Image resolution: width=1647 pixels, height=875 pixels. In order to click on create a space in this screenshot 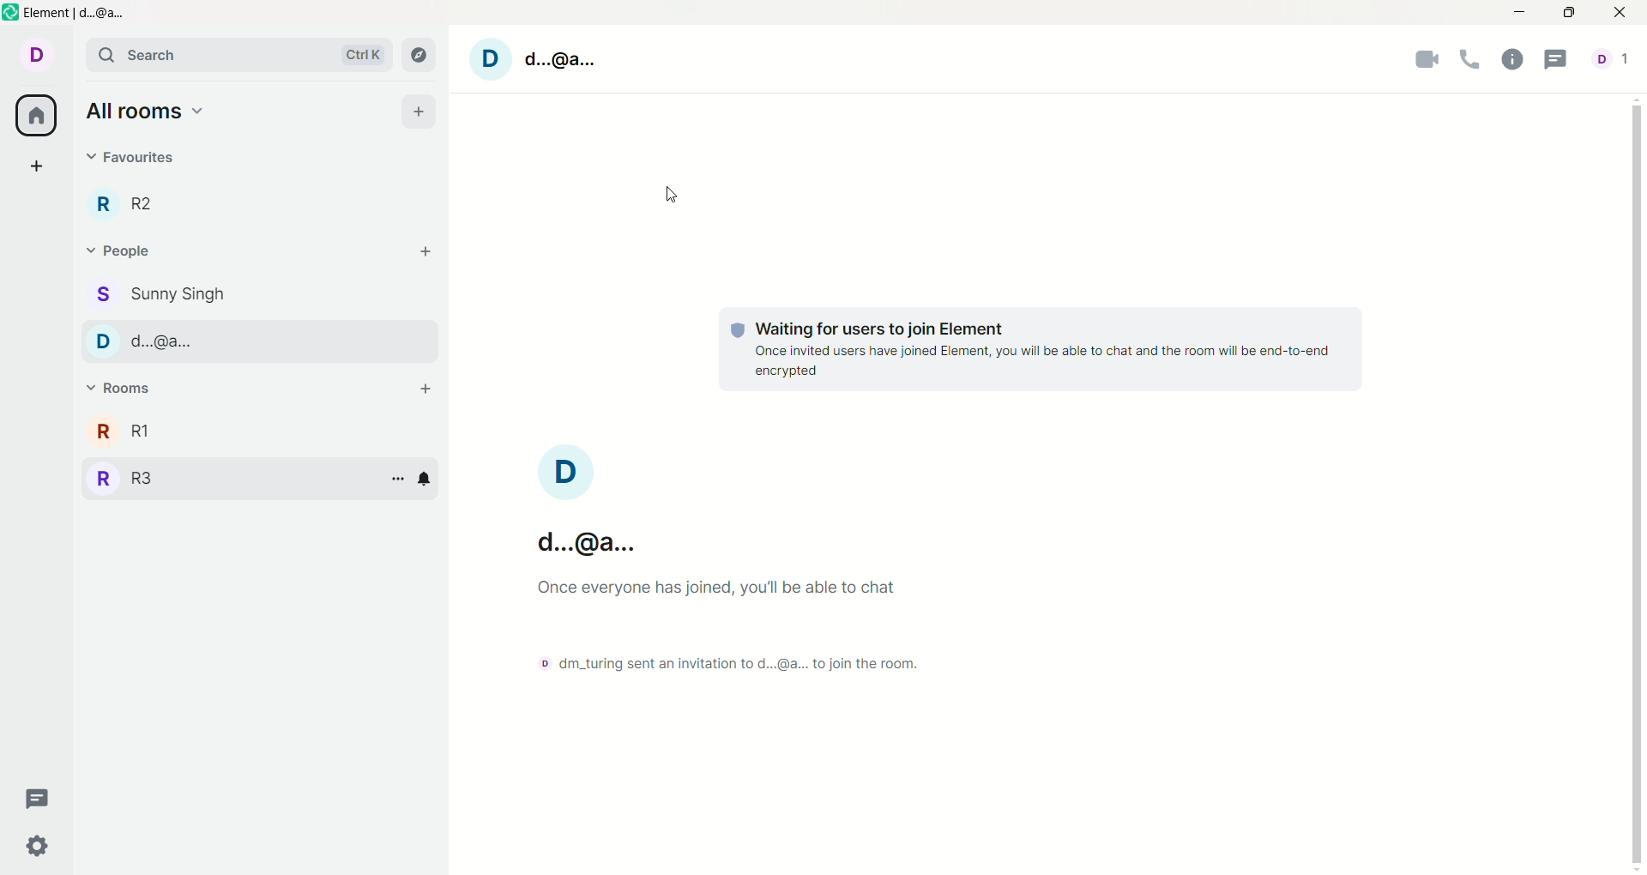, I will do `click(38, 165)`.